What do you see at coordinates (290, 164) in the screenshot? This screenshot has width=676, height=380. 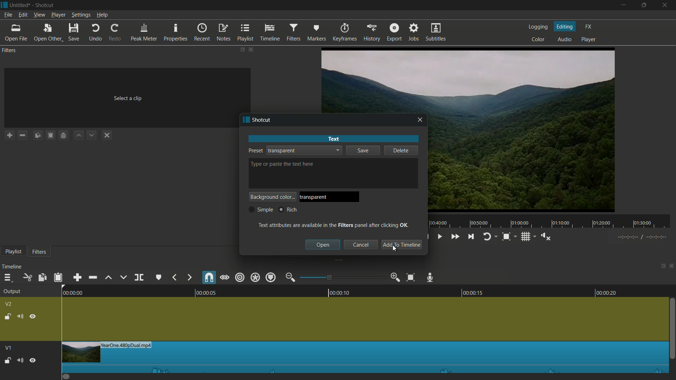 I see `defaults` at bounding box center [290, 164].